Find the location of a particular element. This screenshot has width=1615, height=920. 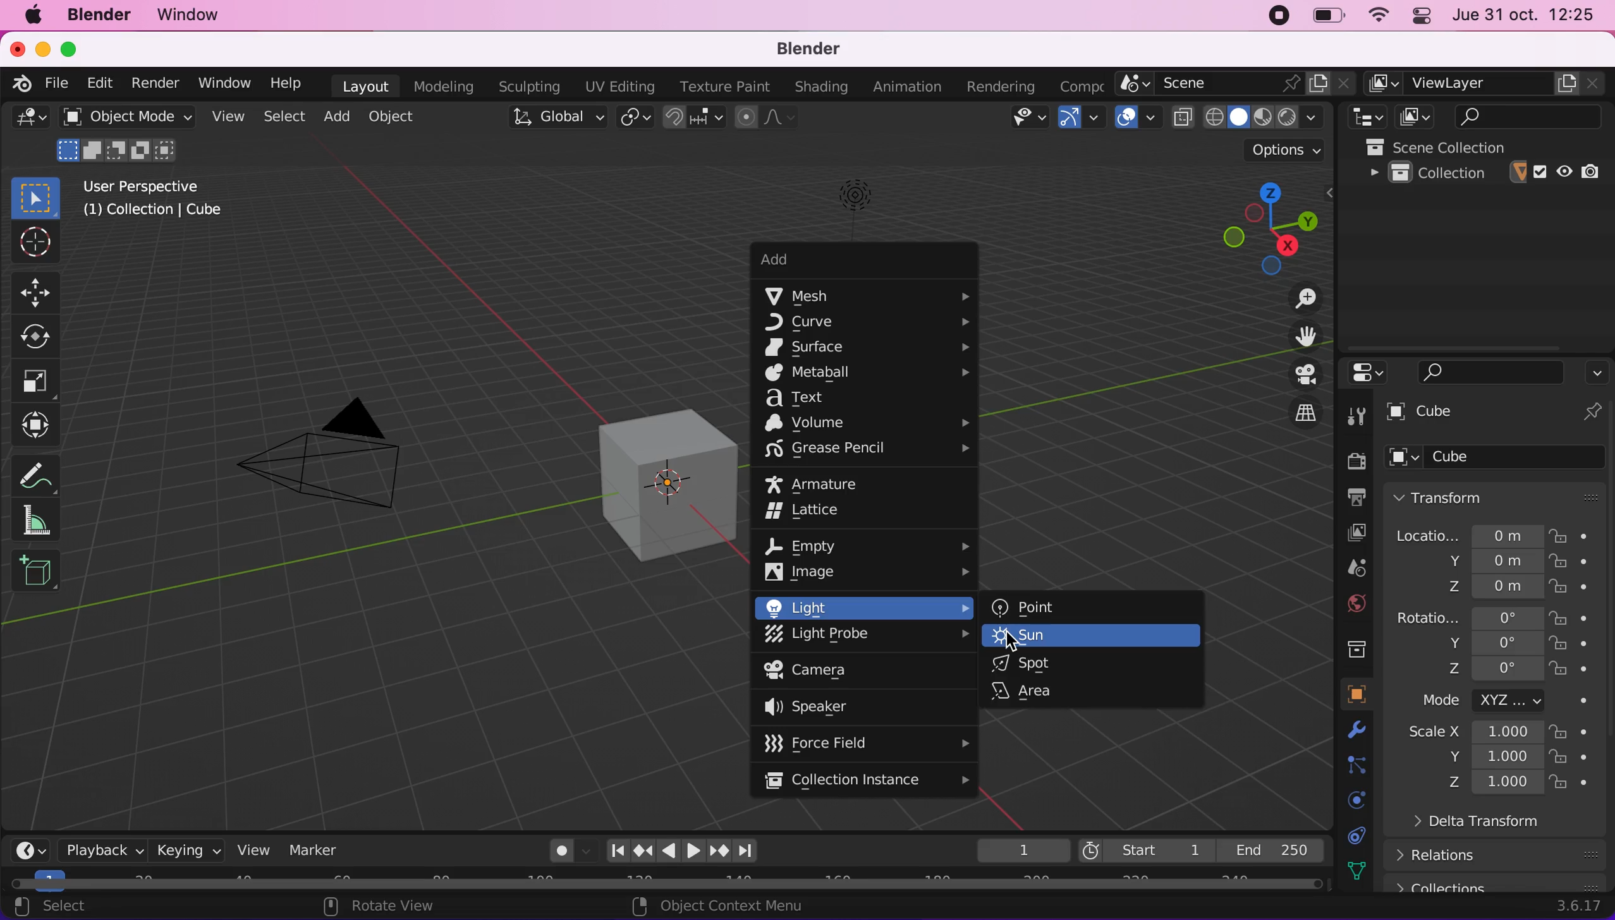

lock is located at coordinates (1583, 645).